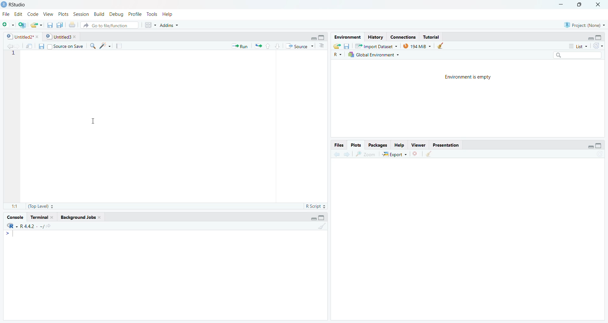 The image size is (608, 323). Describe the element at coordinates (24, 37) in the screenshot. I see `Untitled2` at that location.